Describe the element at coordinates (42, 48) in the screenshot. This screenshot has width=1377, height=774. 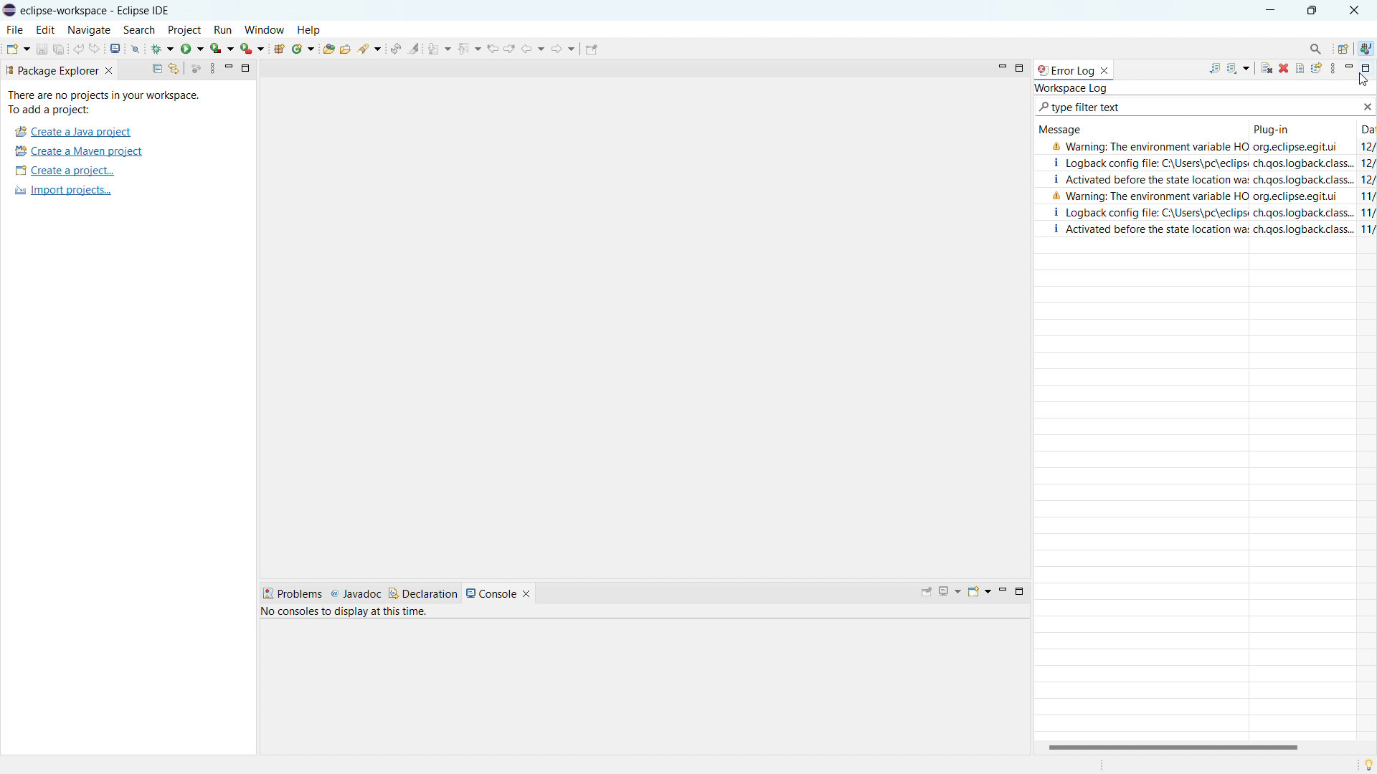
I see `save` at that location.